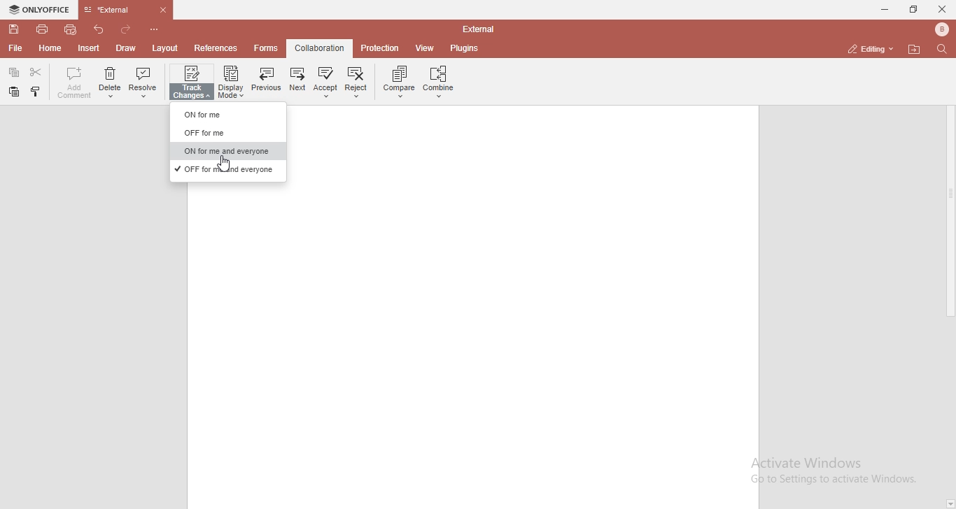 This screenshot has height=509, width=956. Describe the element at coordinates (943, 50) in the screenshot. I see `find` at that location.